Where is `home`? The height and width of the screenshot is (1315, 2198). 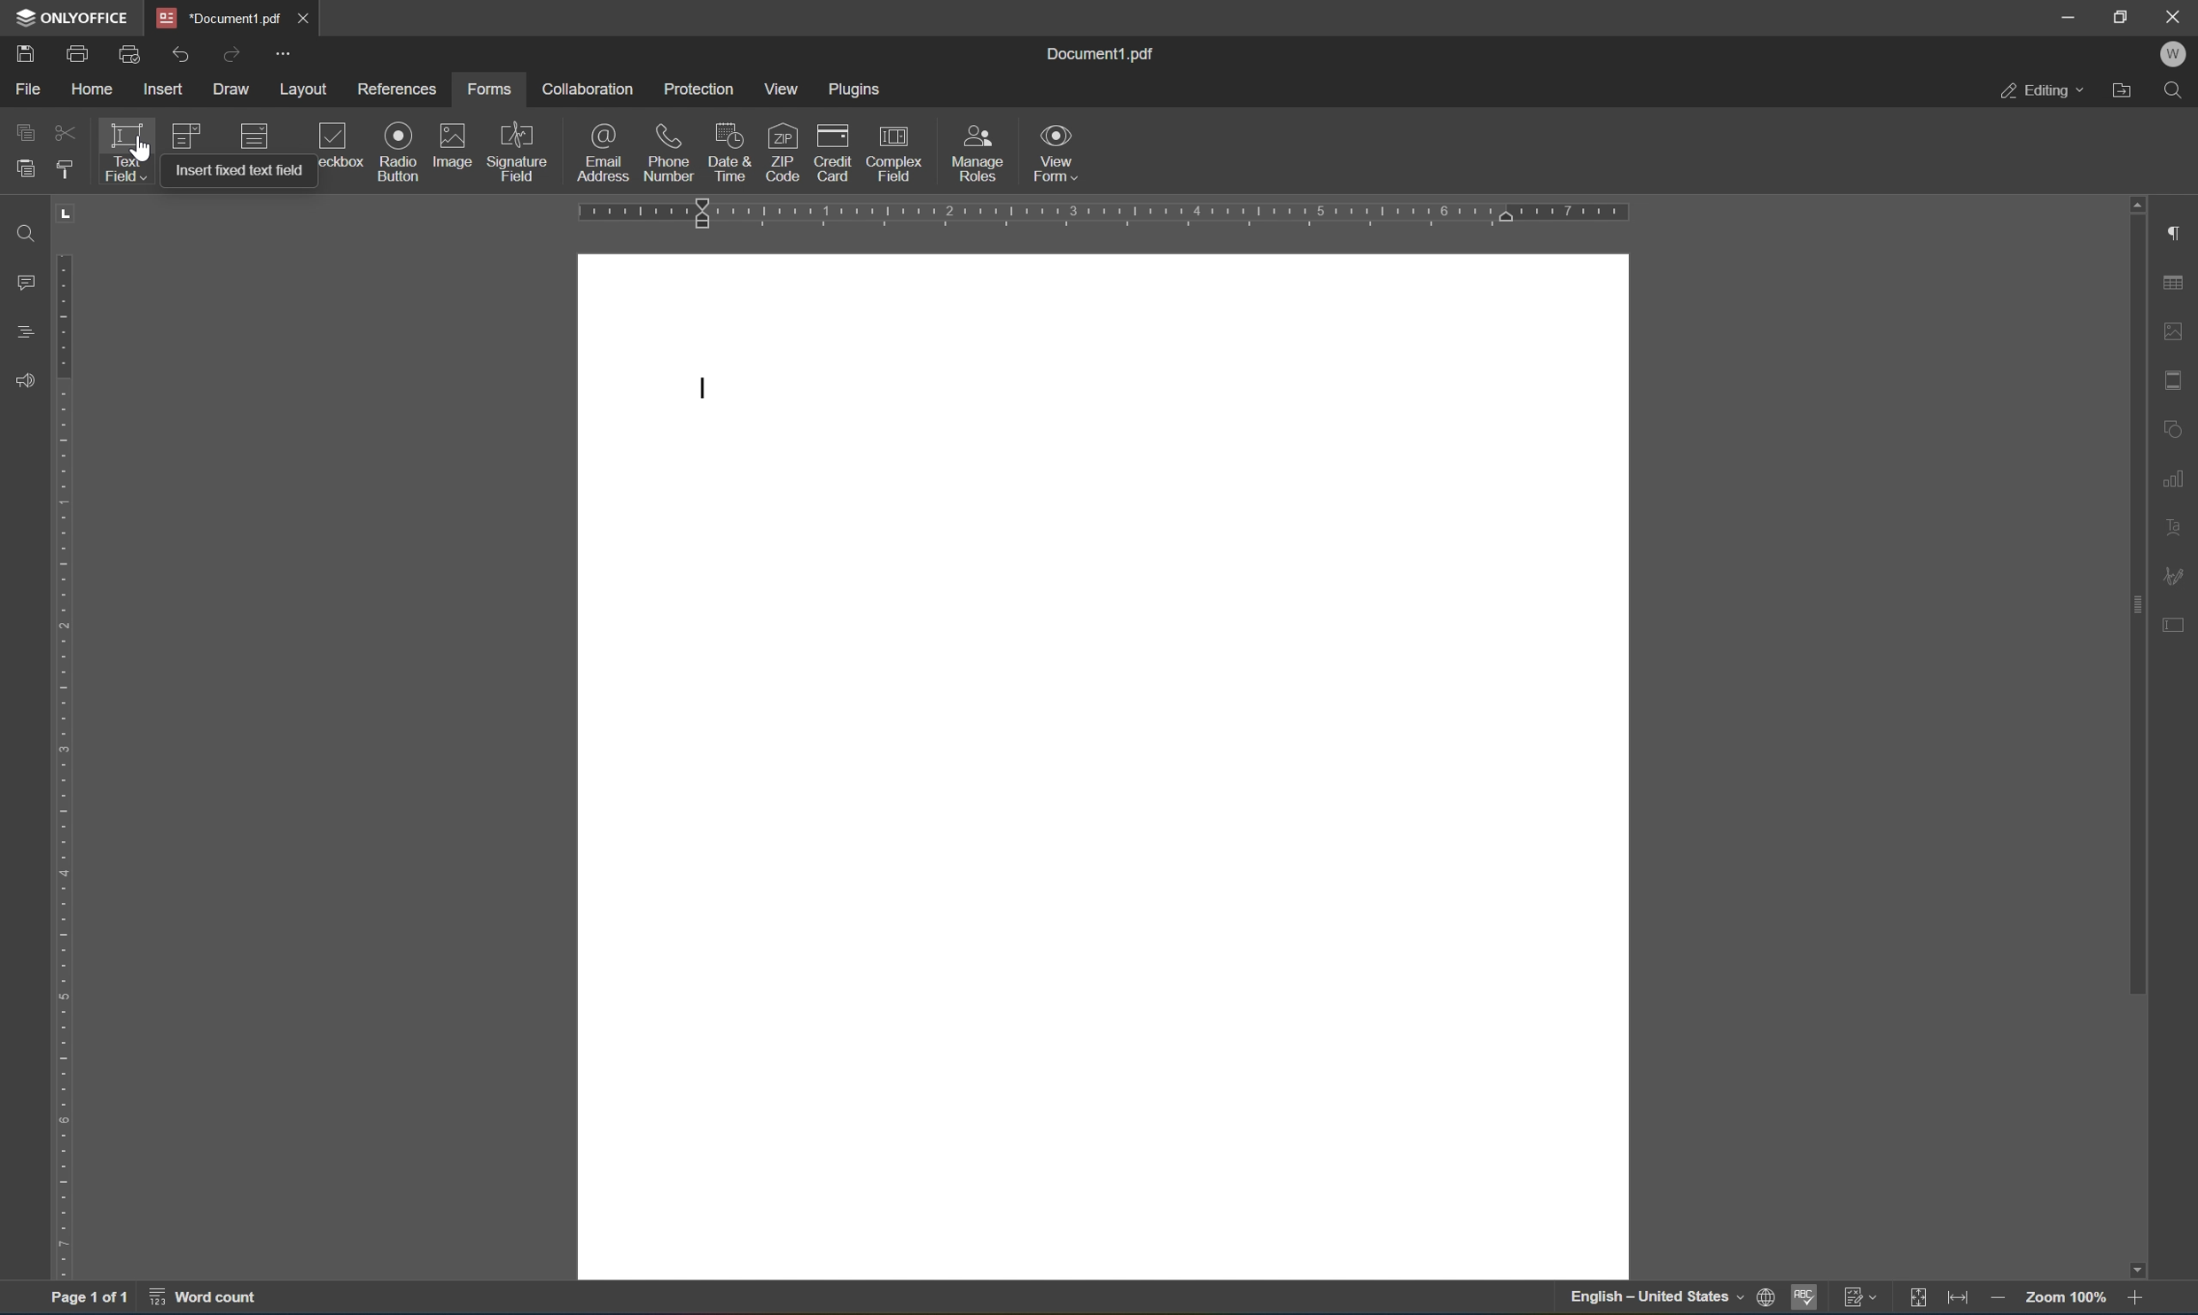 home is located at coordinates (94, 87).